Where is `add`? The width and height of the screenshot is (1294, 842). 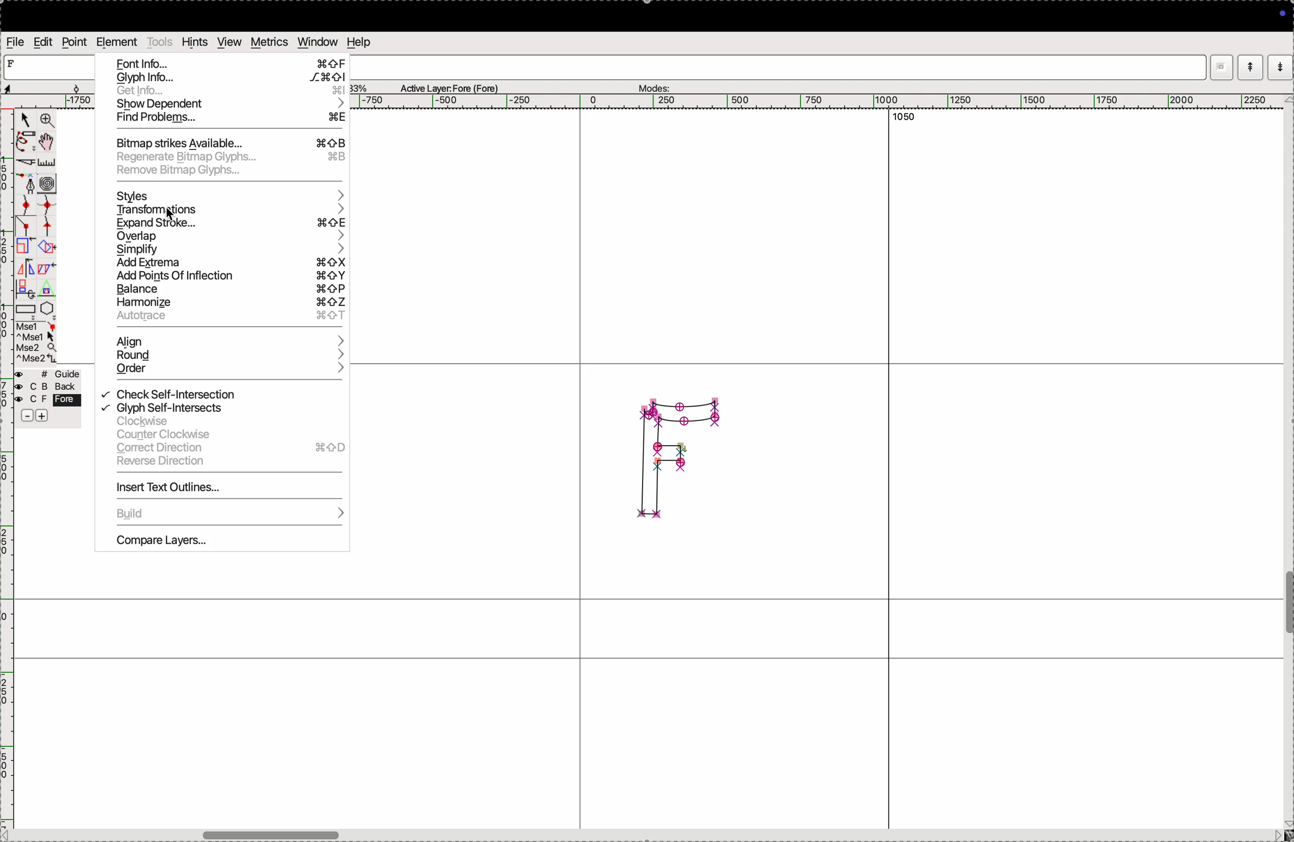 add is located at coordinates (43, 417).